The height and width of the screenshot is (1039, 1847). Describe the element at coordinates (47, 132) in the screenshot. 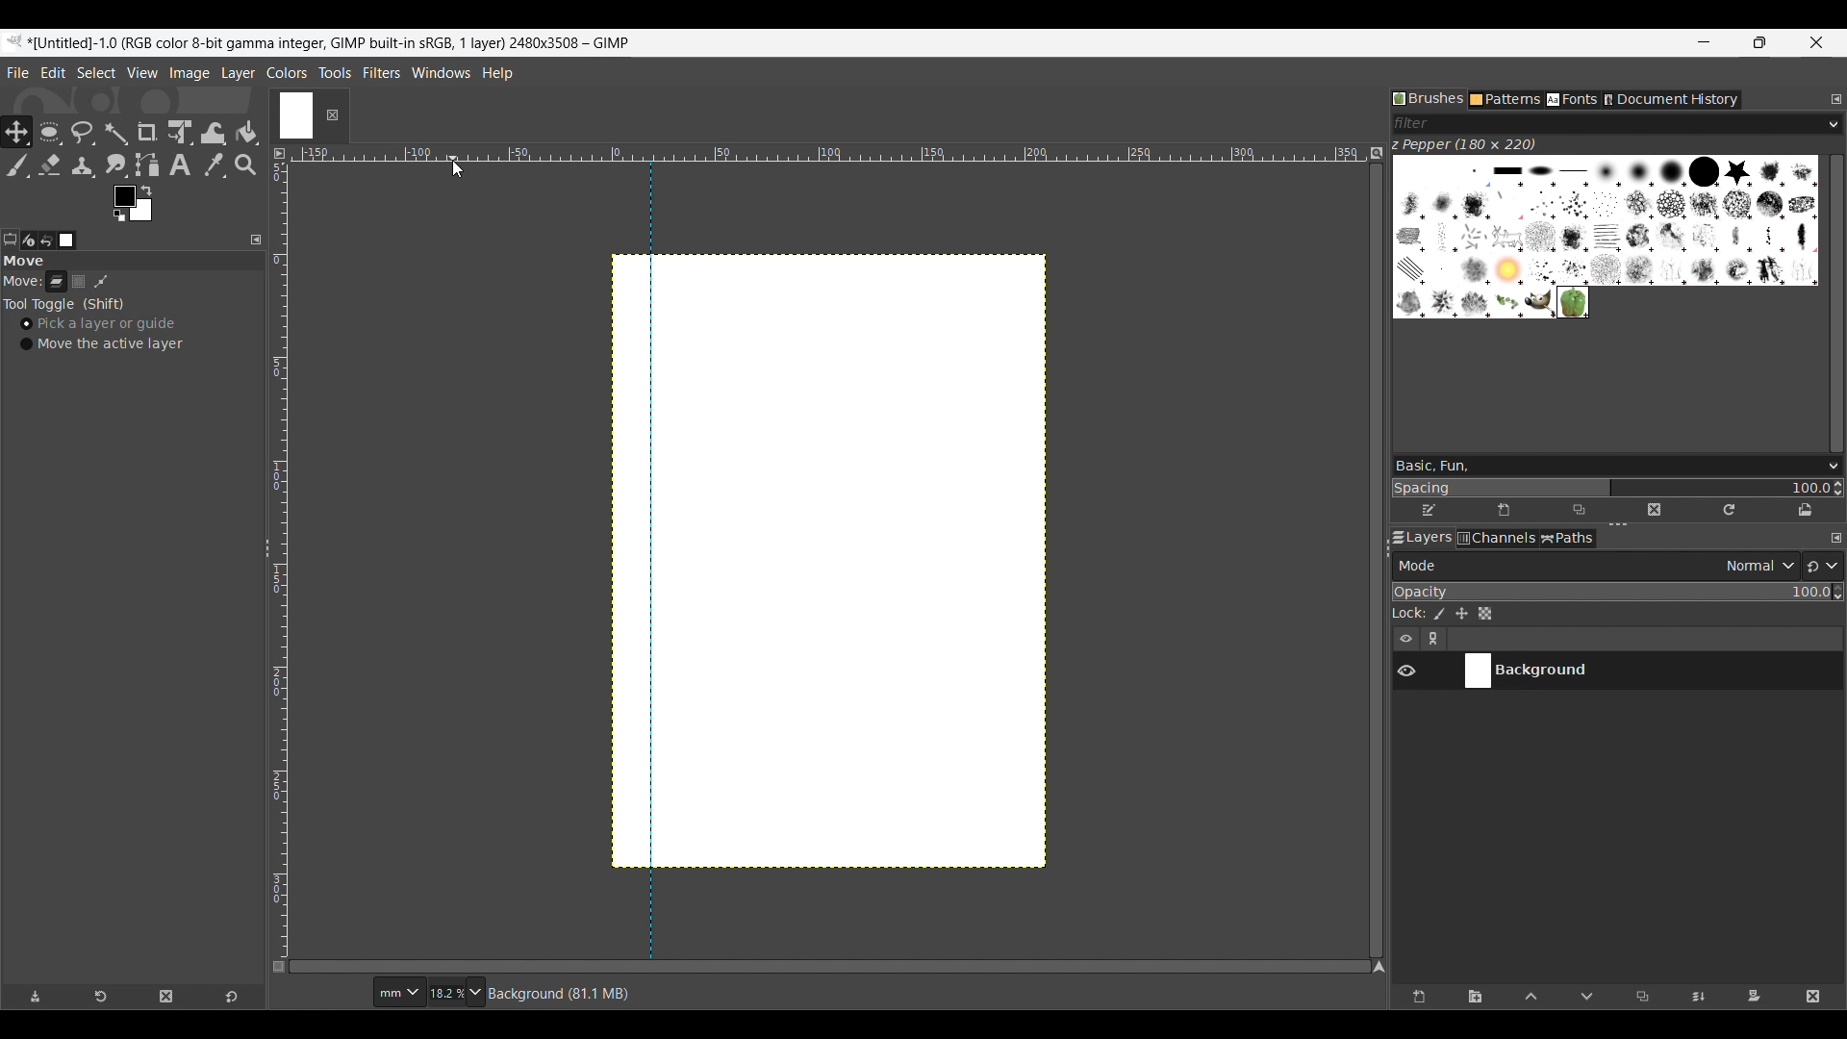

I see `Ellipse select tool` at that location.